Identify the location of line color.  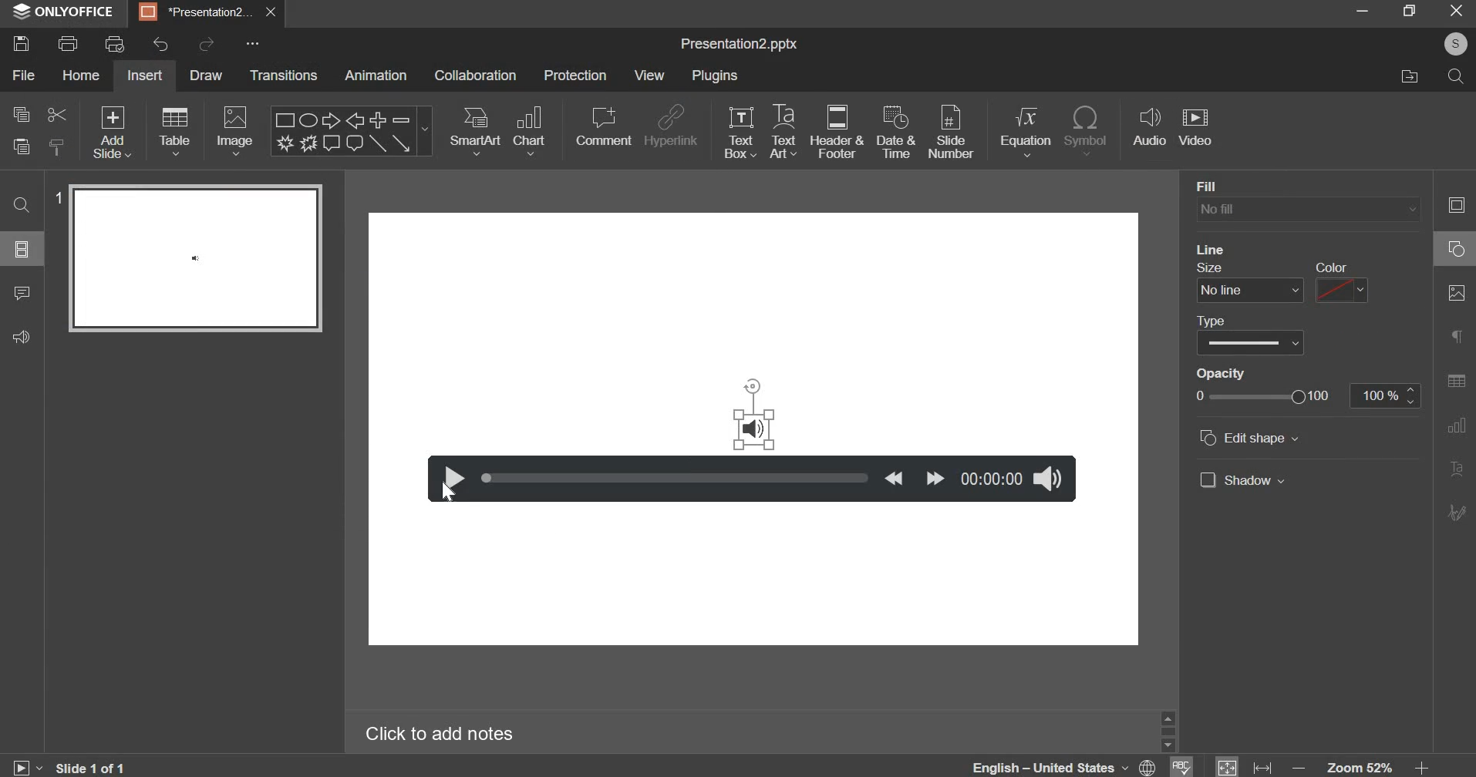
(1343, 290).